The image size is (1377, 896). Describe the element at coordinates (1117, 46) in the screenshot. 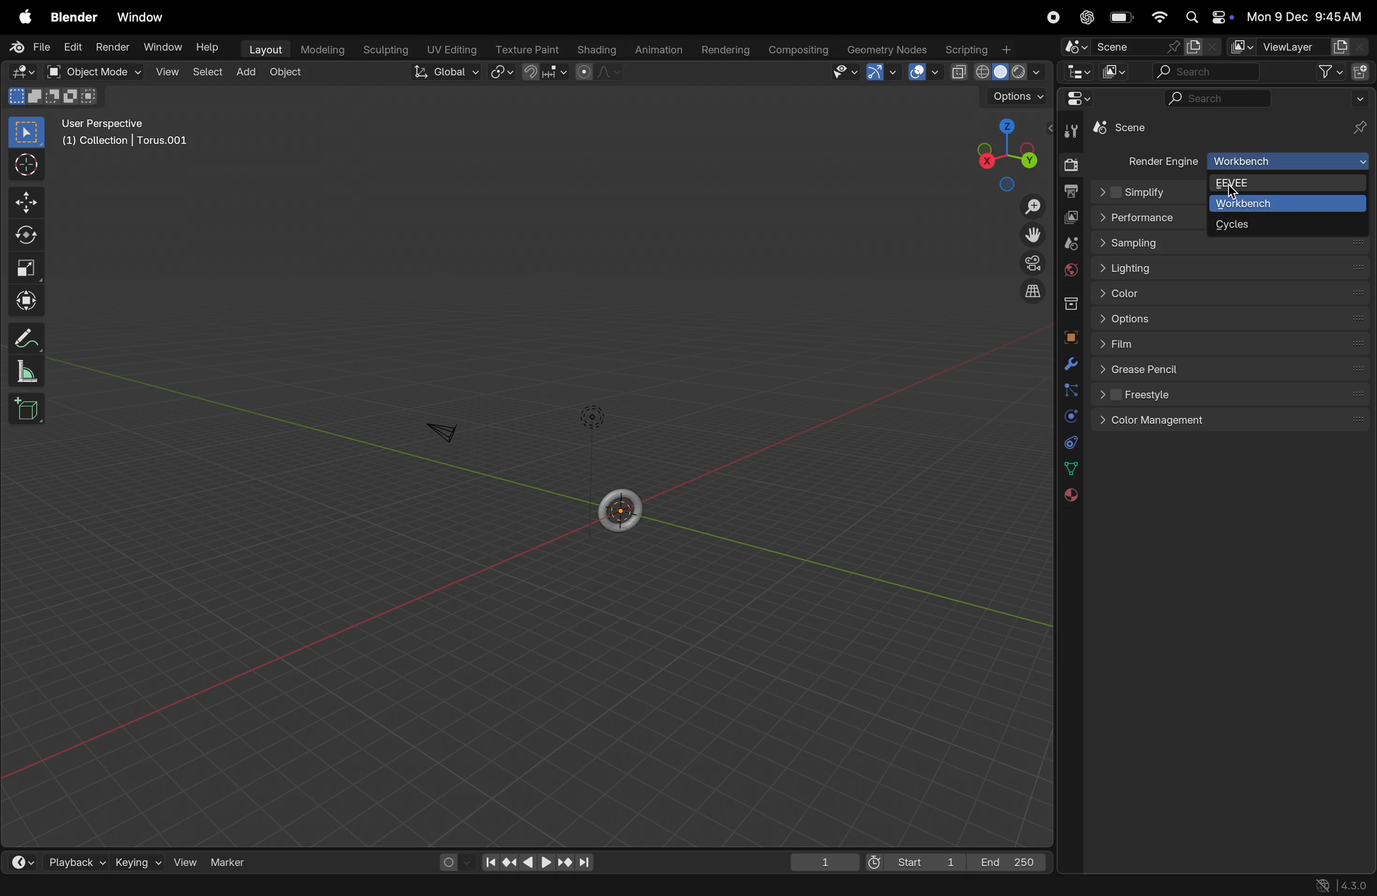

I see `scene` at that location.